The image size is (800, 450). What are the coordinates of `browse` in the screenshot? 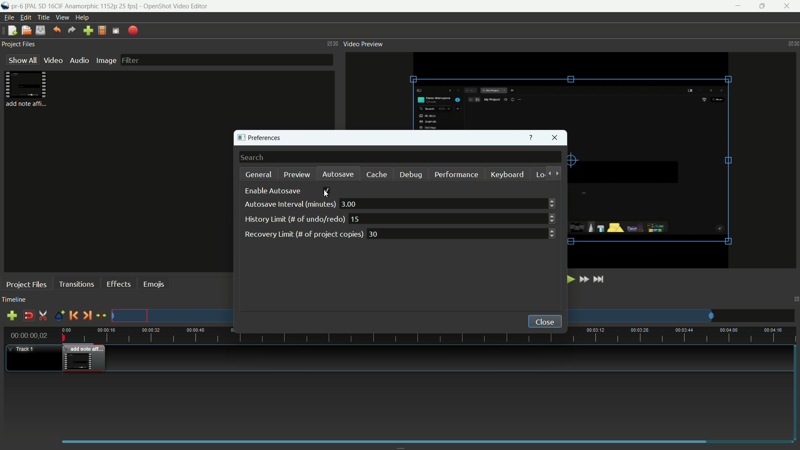 It's located at (538, 268).